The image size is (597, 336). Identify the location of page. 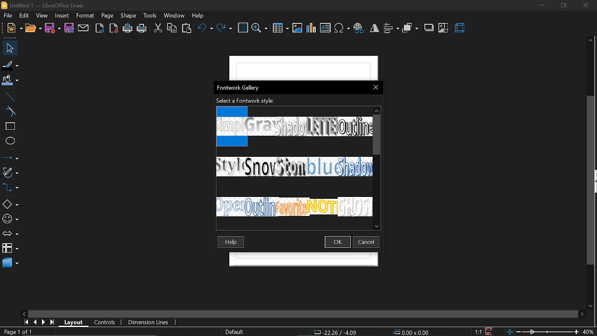
(107, 16).